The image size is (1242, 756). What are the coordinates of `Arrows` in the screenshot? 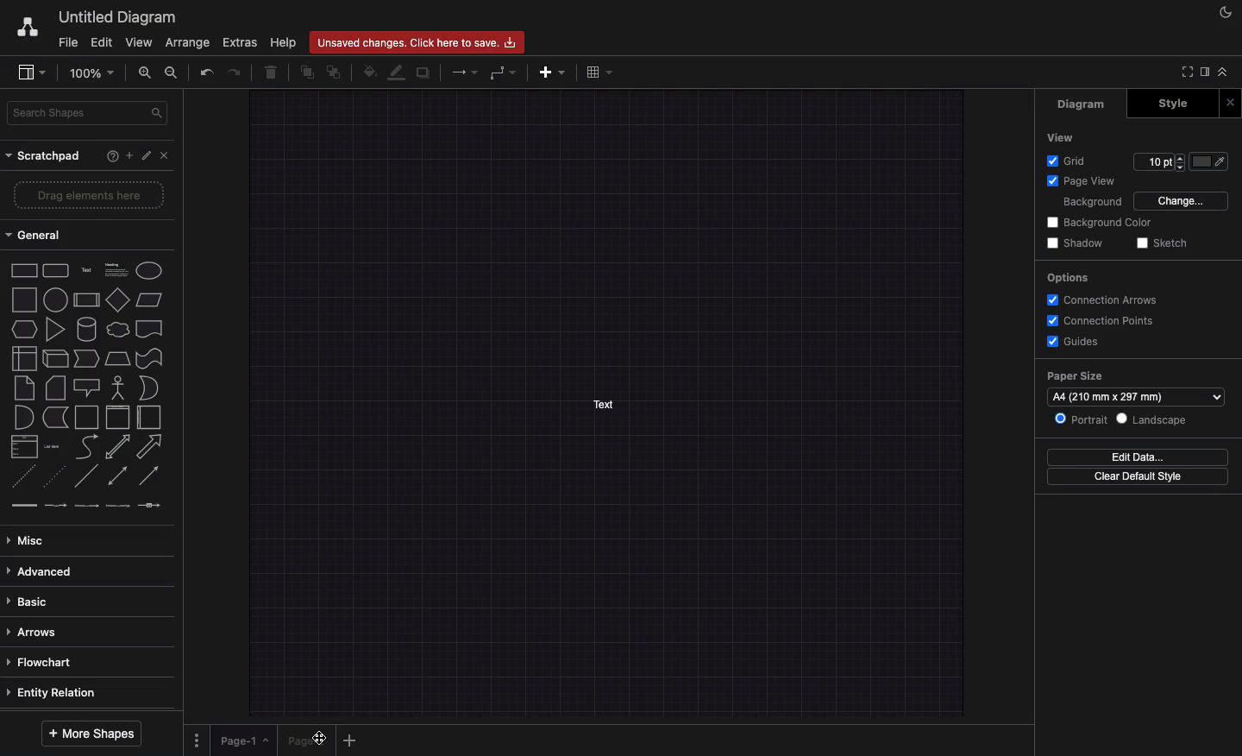 It's located at (33, 631).